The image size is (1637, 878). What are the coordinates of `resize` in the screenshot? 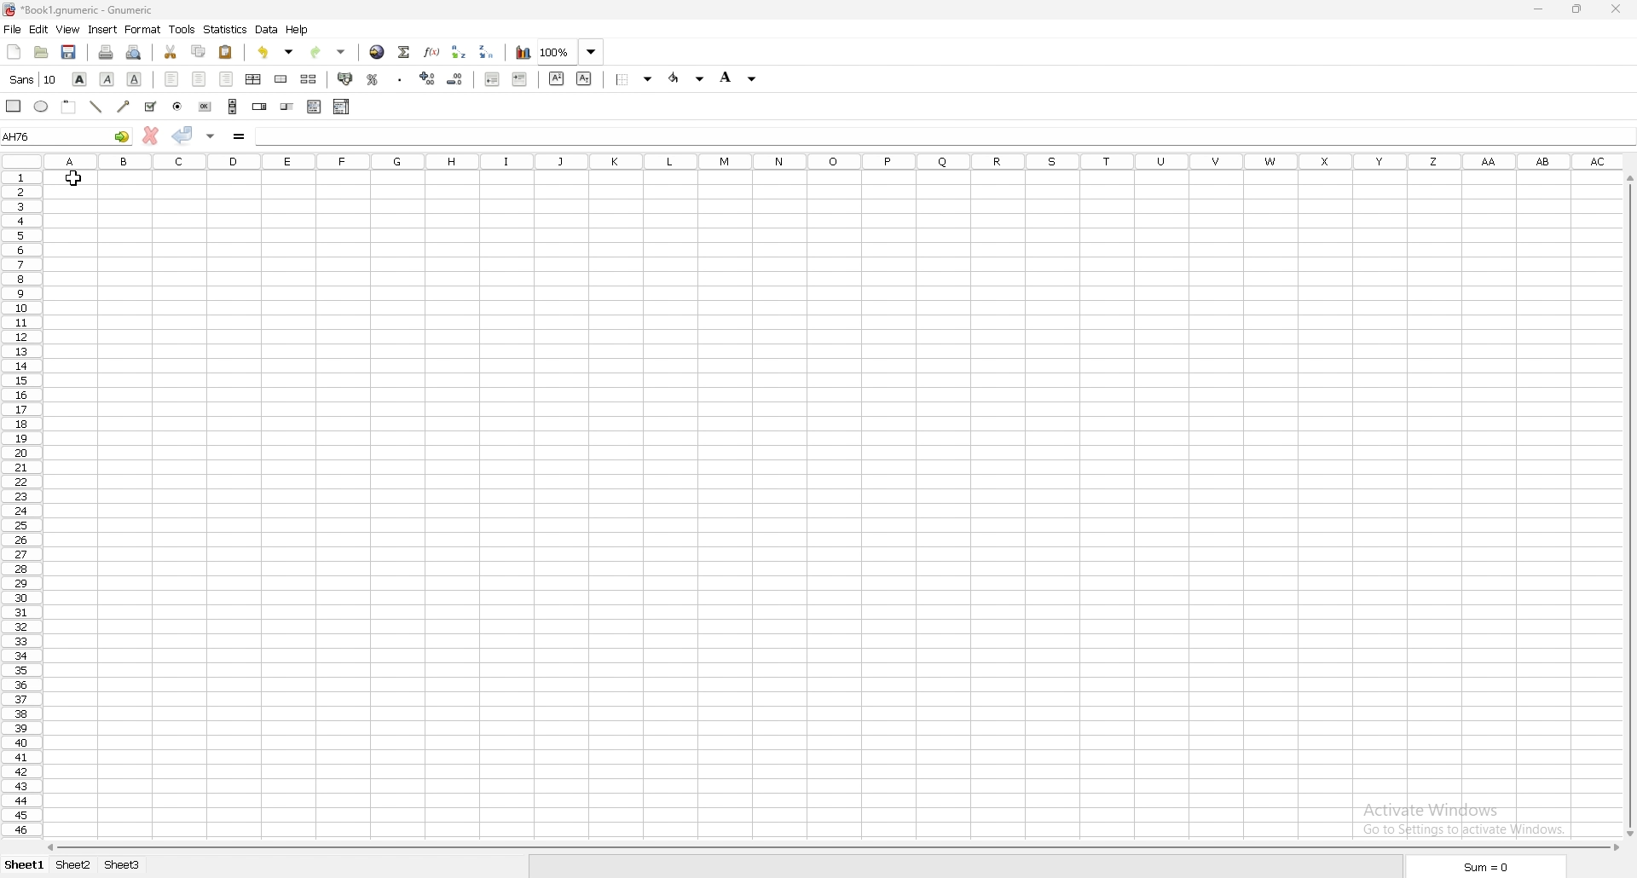 It's located at (1576, 10).